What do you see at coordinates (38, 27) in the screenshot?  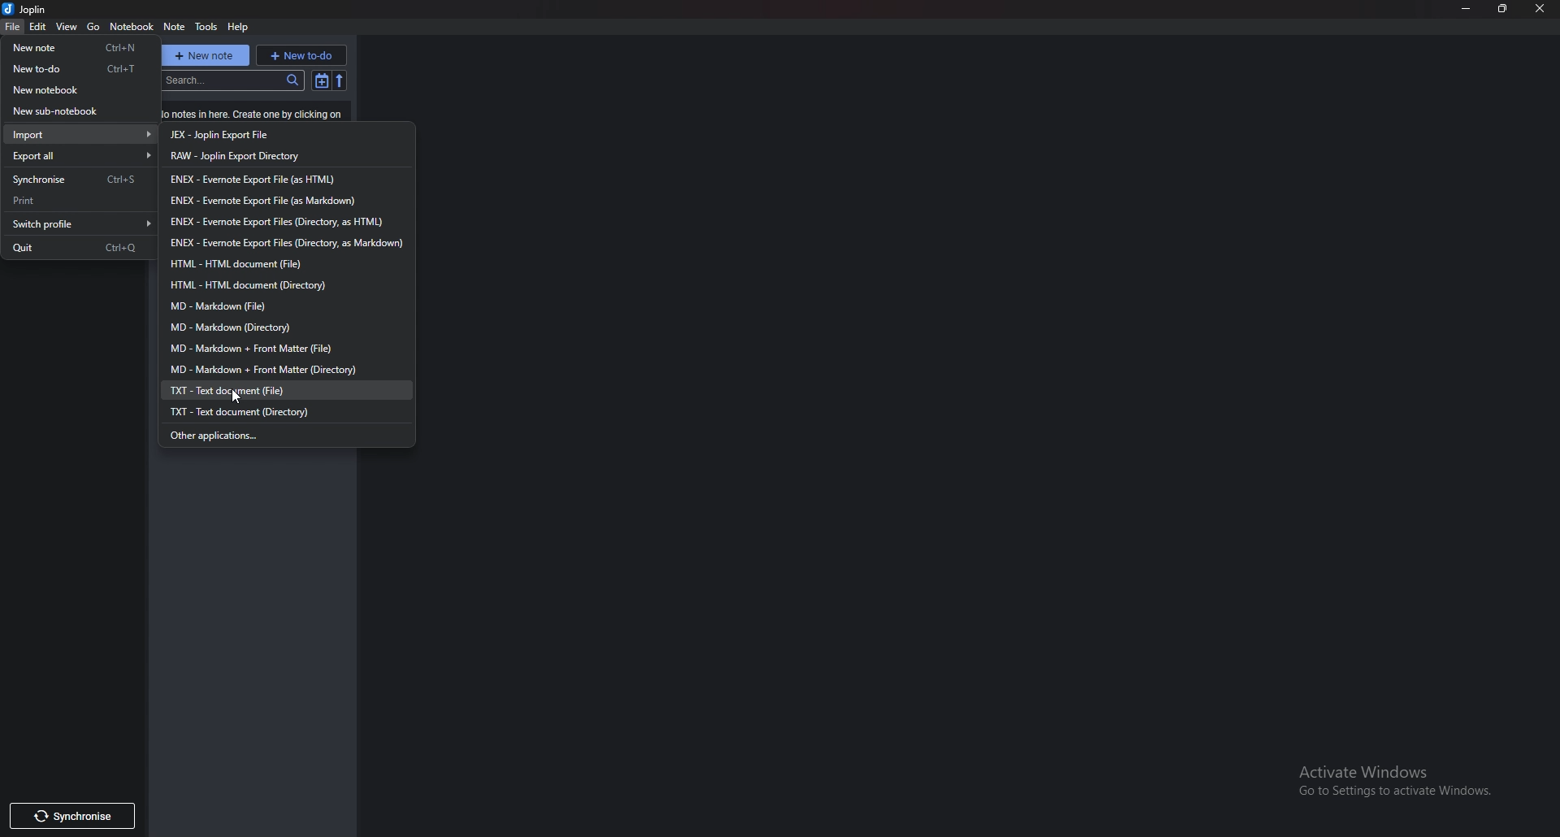 I see `Edit` at bounding box center [38, 27].